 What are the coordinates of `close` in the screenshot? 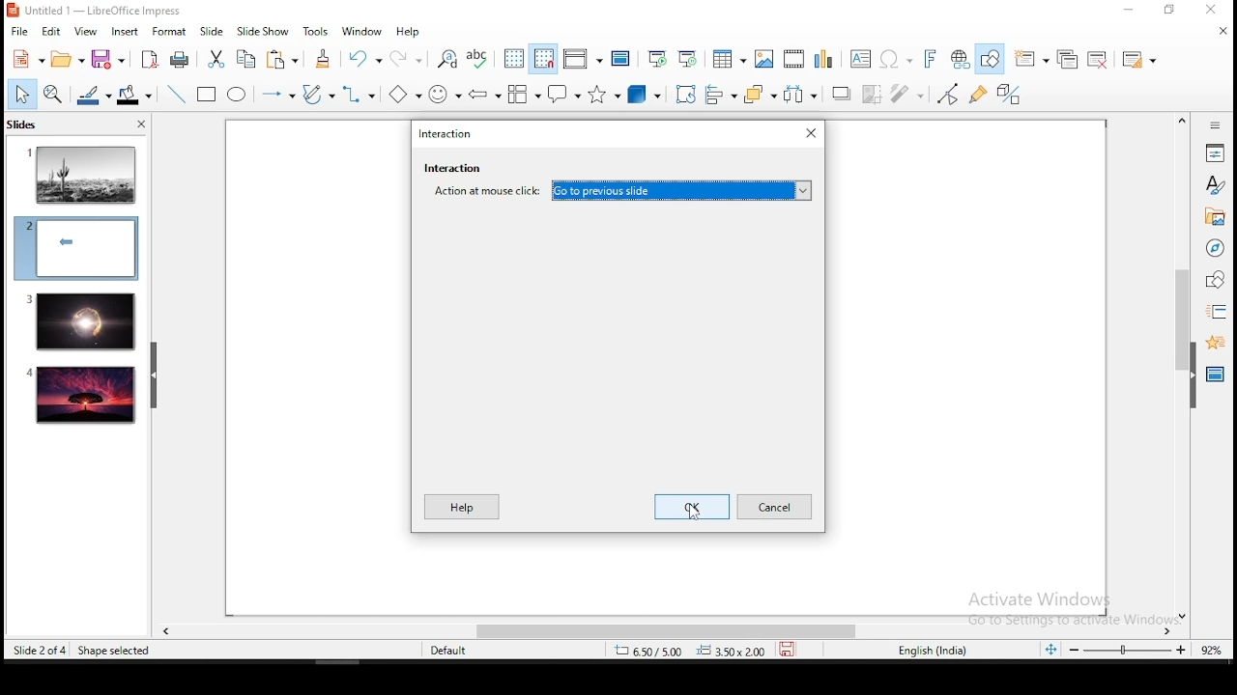 It's located at (139, 126).